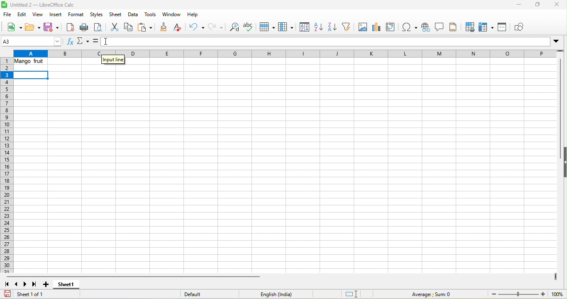 This screenshot has height=299, width=567. I want to click on spelling, so click(250, 27).